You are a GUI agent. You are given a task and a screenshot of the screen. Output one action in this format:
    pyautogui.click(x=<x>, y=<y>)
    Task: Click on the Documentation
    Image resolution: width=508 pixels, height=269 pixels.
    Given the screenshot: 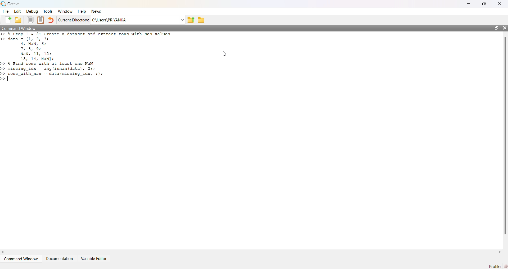 What is the action you would take?
    pyautogui.click(x=59, y=259)
    